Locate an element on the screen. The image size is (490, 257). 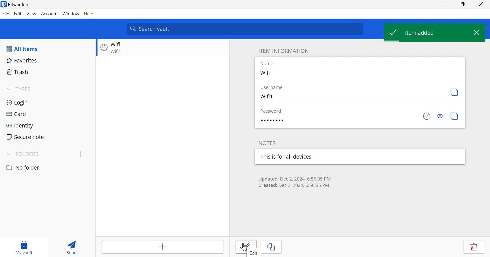
Delete is located at coordinates (475, 246).